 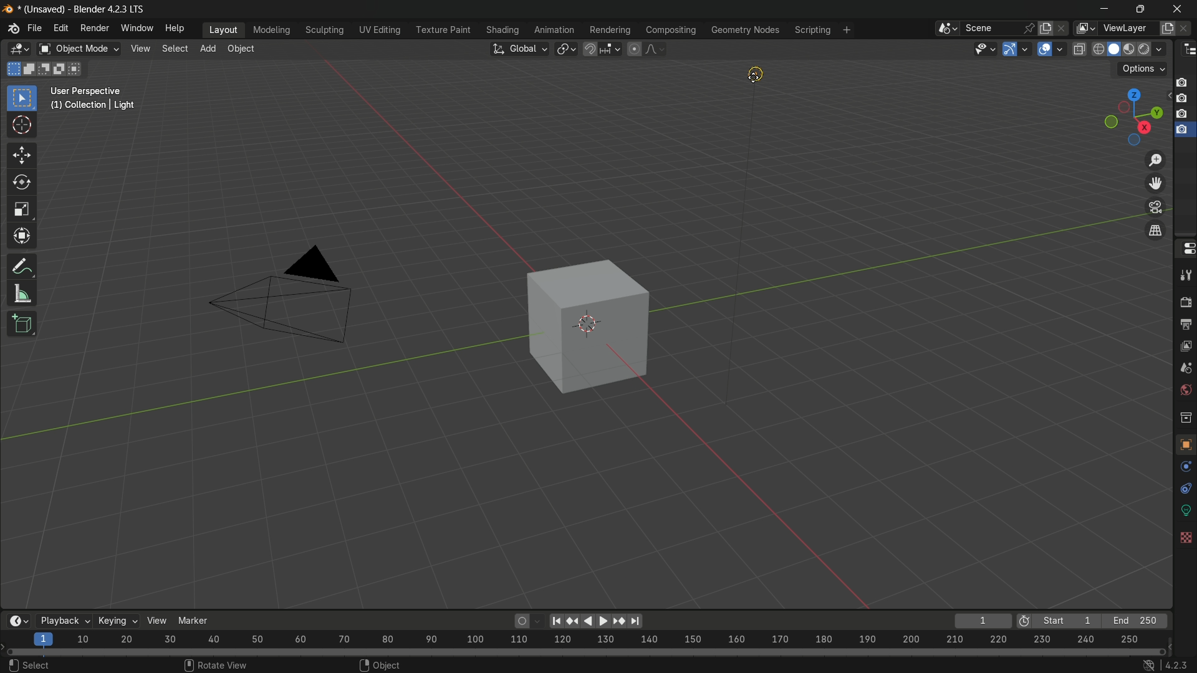 What do you see at coordinates (19, 619) in the screenshot?
I see `timeline` at bounding box center [19, 619].